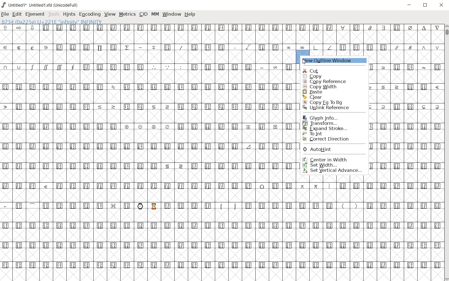  I want to click on empty glyph slots, so click(407, 156).